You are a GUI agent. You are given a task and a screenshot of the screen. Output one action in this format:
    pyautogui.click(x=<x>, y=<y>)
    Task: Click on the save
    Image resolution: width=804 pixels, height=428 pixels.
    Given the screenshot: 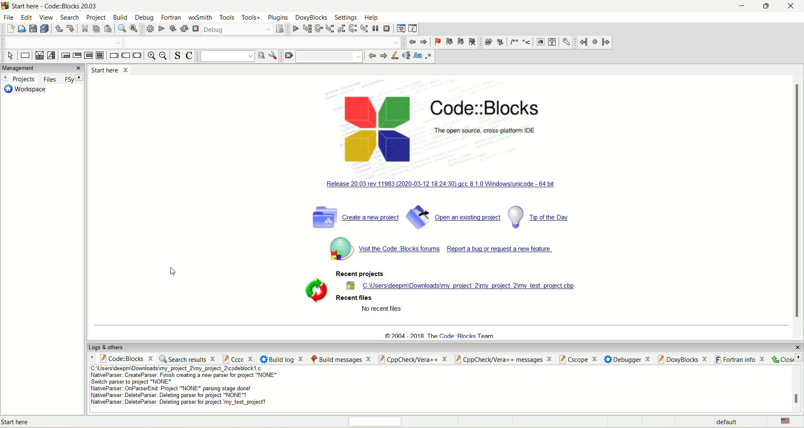 What is the action you would take?
    pyautogui.click(x=33, y=28)
    